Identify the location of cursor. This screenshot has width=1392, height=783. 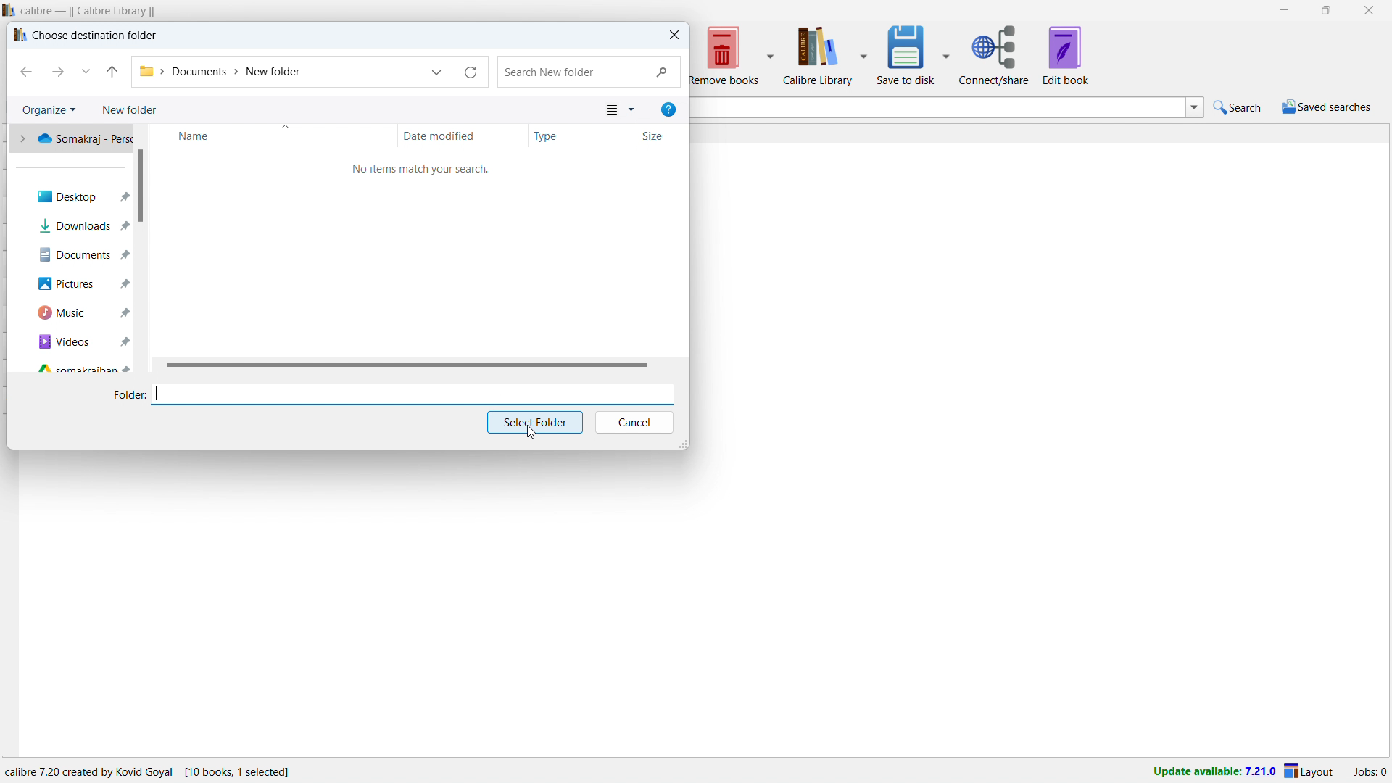
(528, 434).